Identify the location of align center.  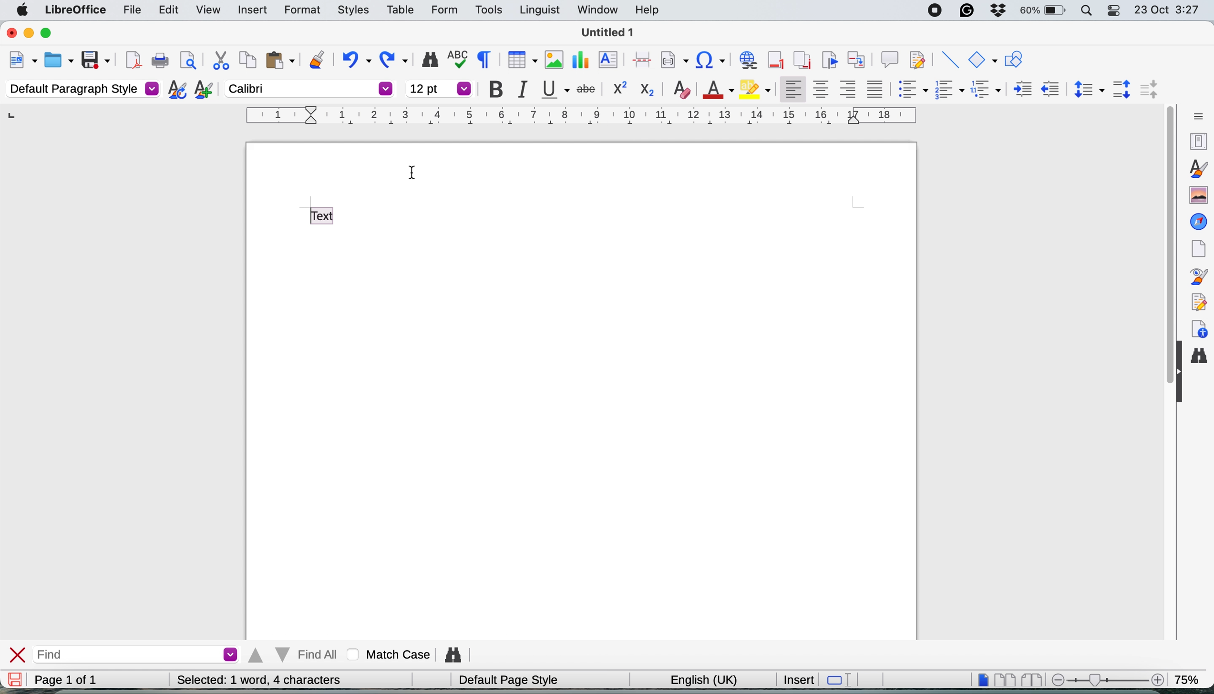
(822, 90).